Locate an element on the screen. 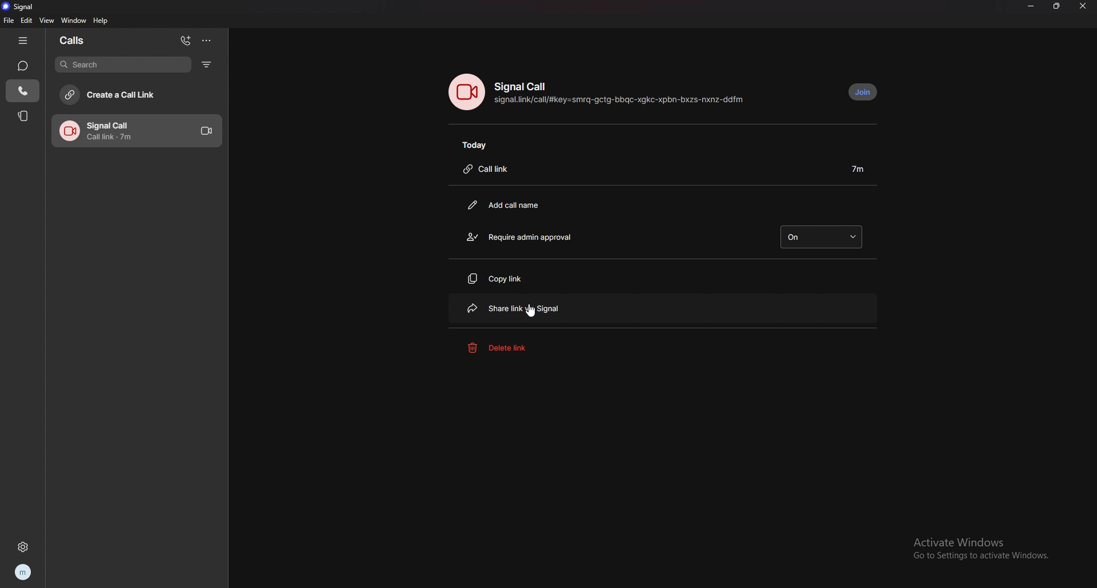 Image resolution: width=1097 pixels, height=588 pixels. minimize is located at coordinates (1031, 6).